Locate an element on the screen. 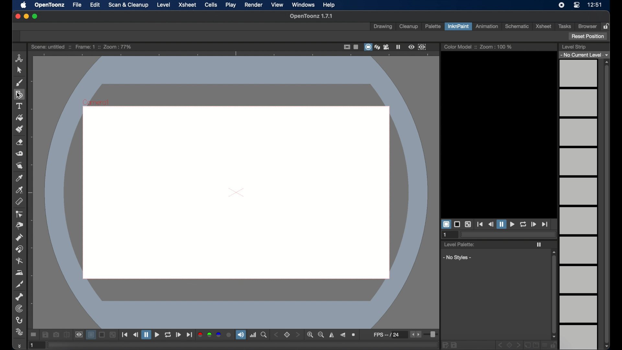  render is located at coordinates (253, 5).